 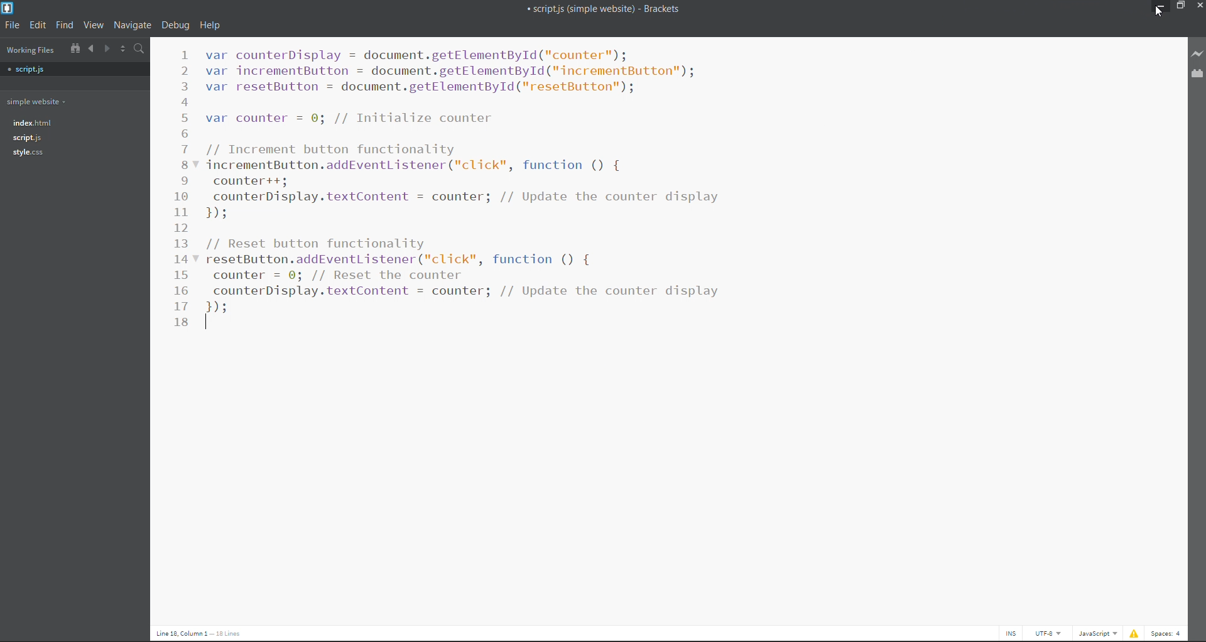 What do you see at coordinates (210, 25) in the screenshot?
I see `help` at bounding box center [210, 25].